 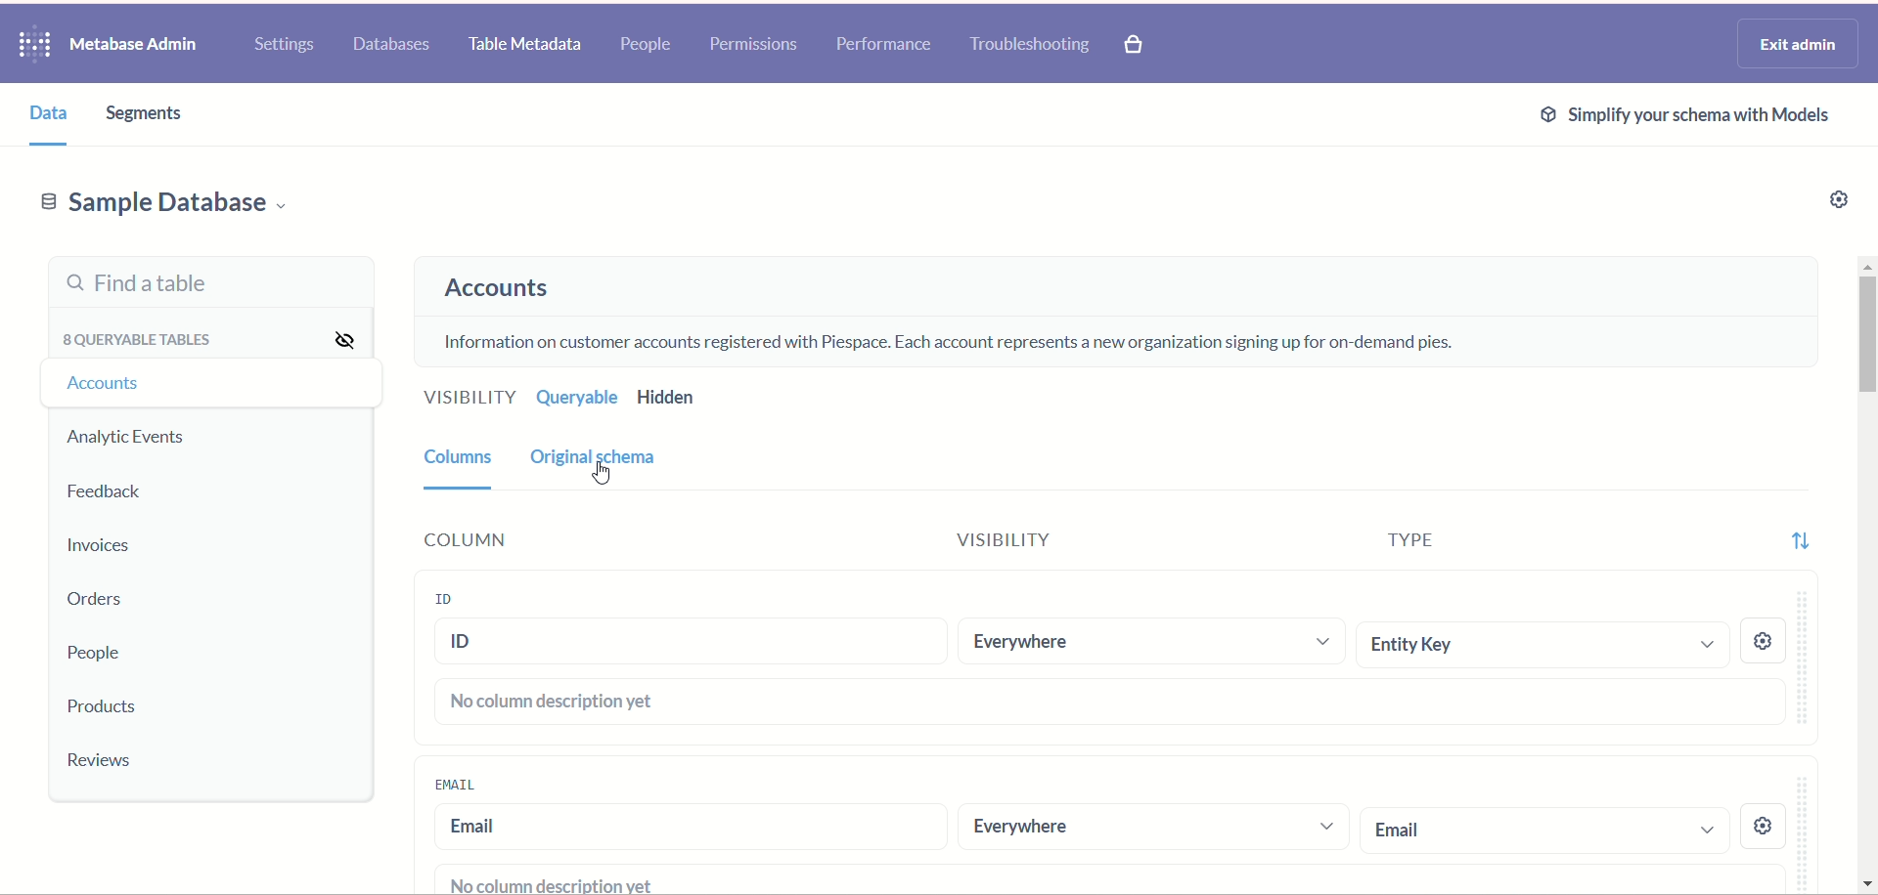 I want to click on visibility, so click(x=1005, y=539).